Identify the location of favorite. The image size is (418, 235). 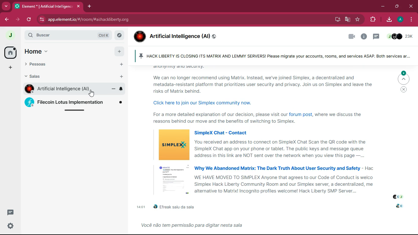
(357, 20).